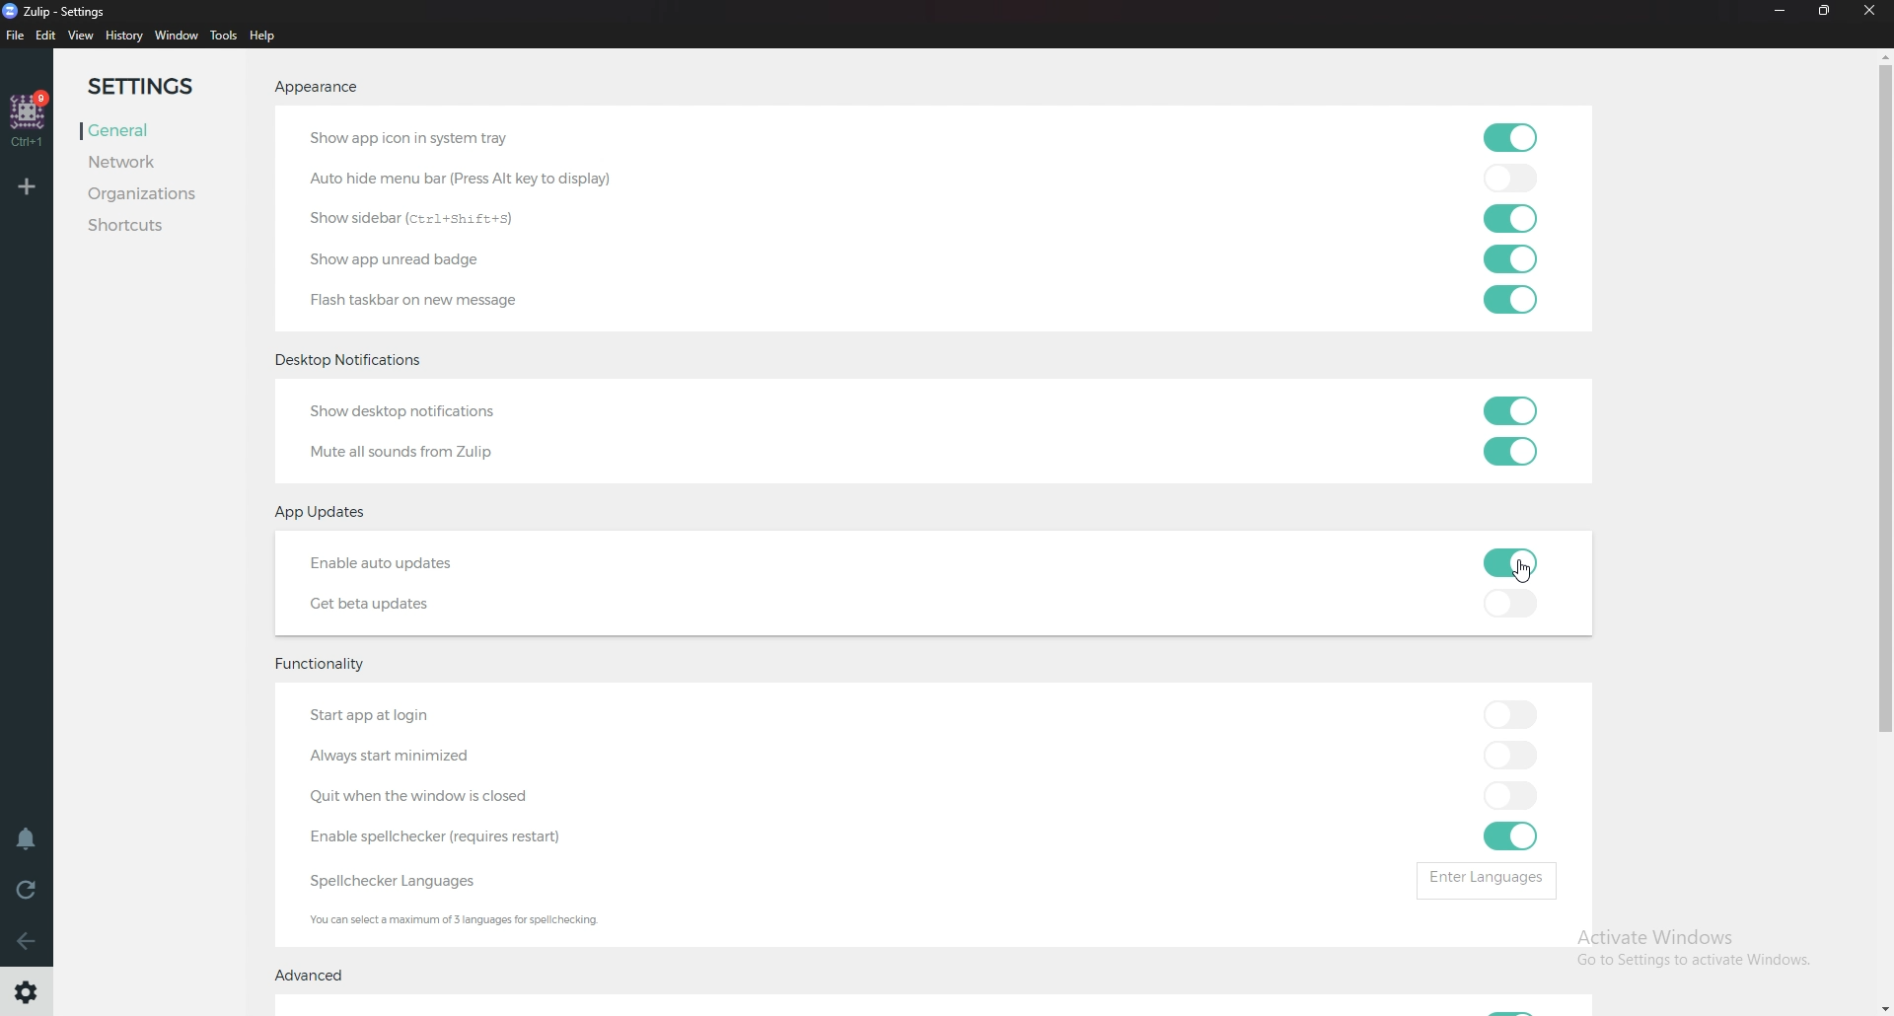  What do you see at coordinates (155, 86) in the screenshot?
I see `Settings` at bounding box center [155, 86].